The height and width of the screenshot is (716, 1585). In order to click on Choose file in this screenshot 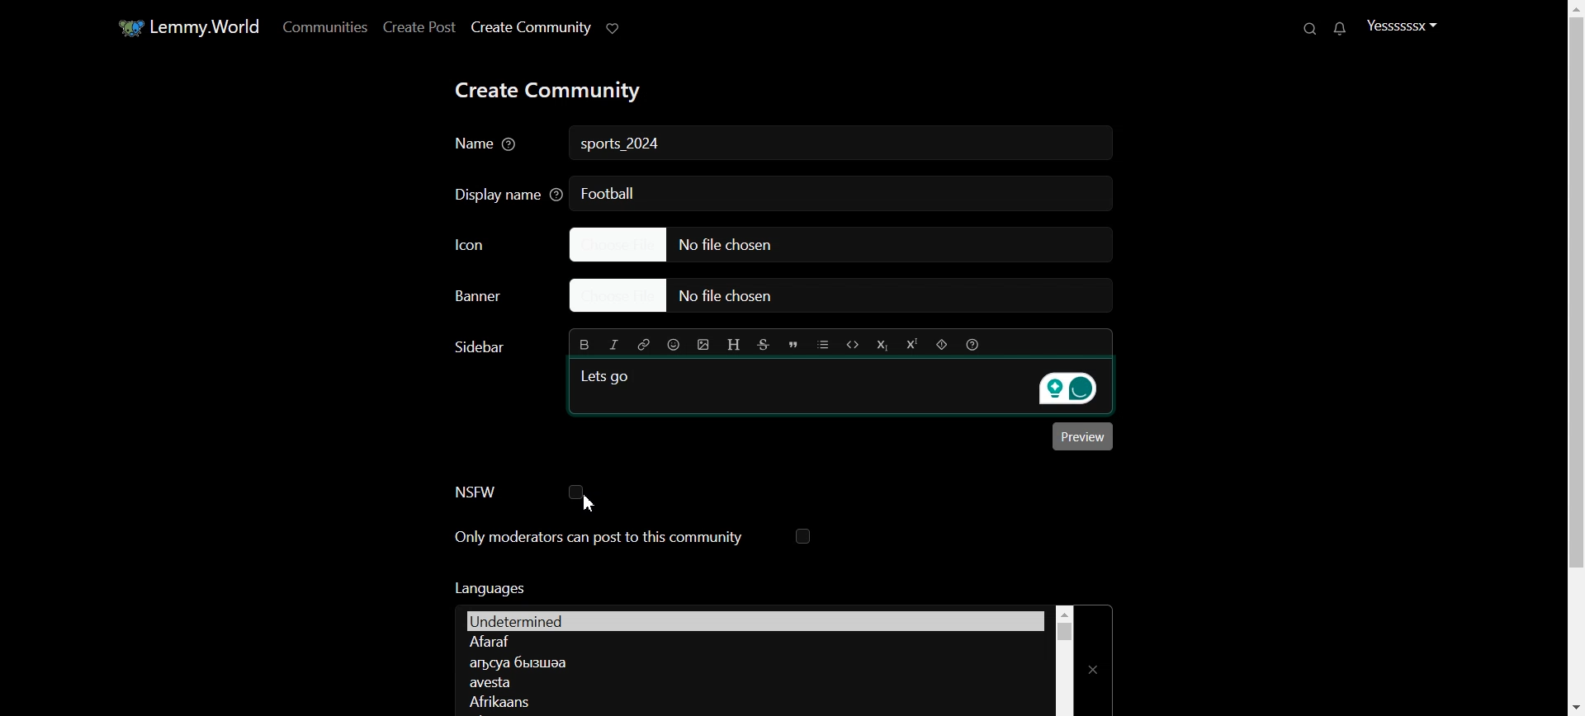, I will do `click(849, 297)`.